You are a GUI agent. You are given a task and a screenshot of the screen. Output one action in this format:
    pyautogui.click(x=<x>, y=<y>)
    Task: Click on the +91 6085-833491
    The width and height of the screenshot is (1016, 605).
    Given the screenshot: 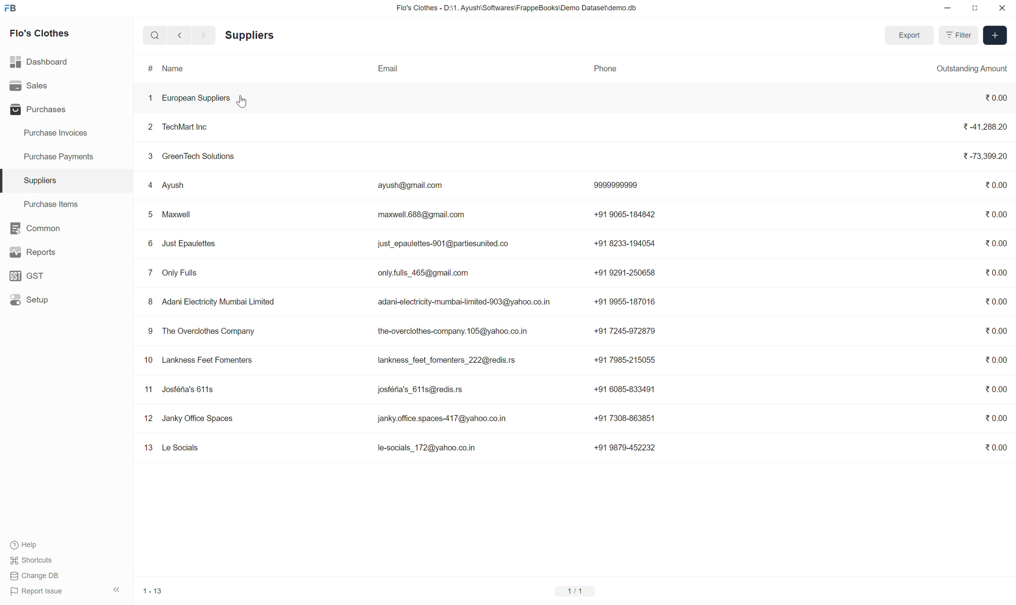 What is the action you would take?
    pyautogui.click(x=623, y=390)
    